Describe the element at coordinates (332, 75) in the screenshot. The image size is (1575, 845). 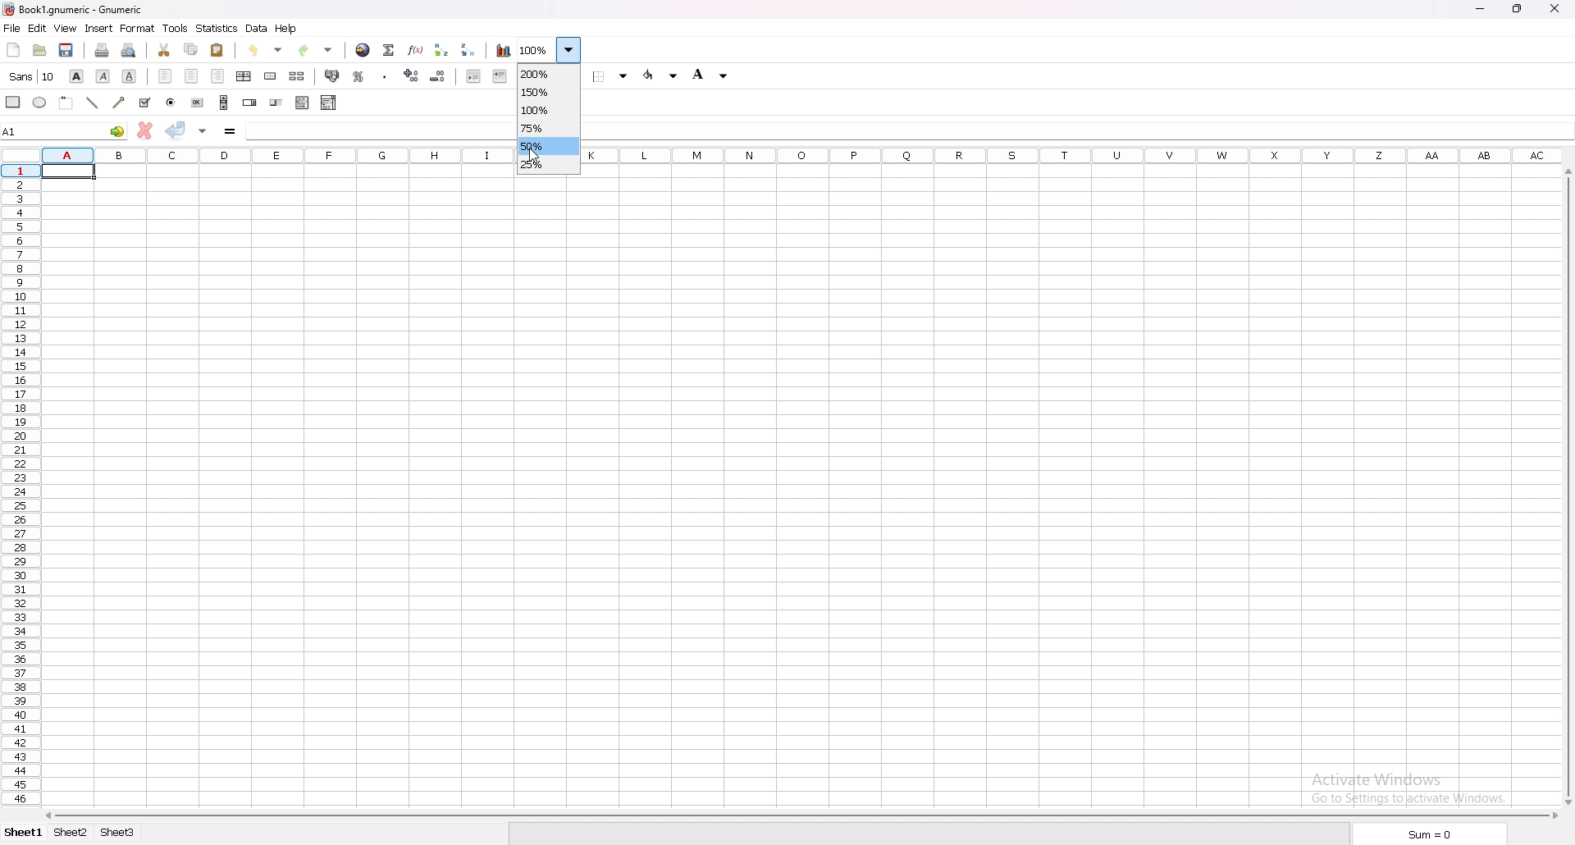
I see `accounting` at that location.